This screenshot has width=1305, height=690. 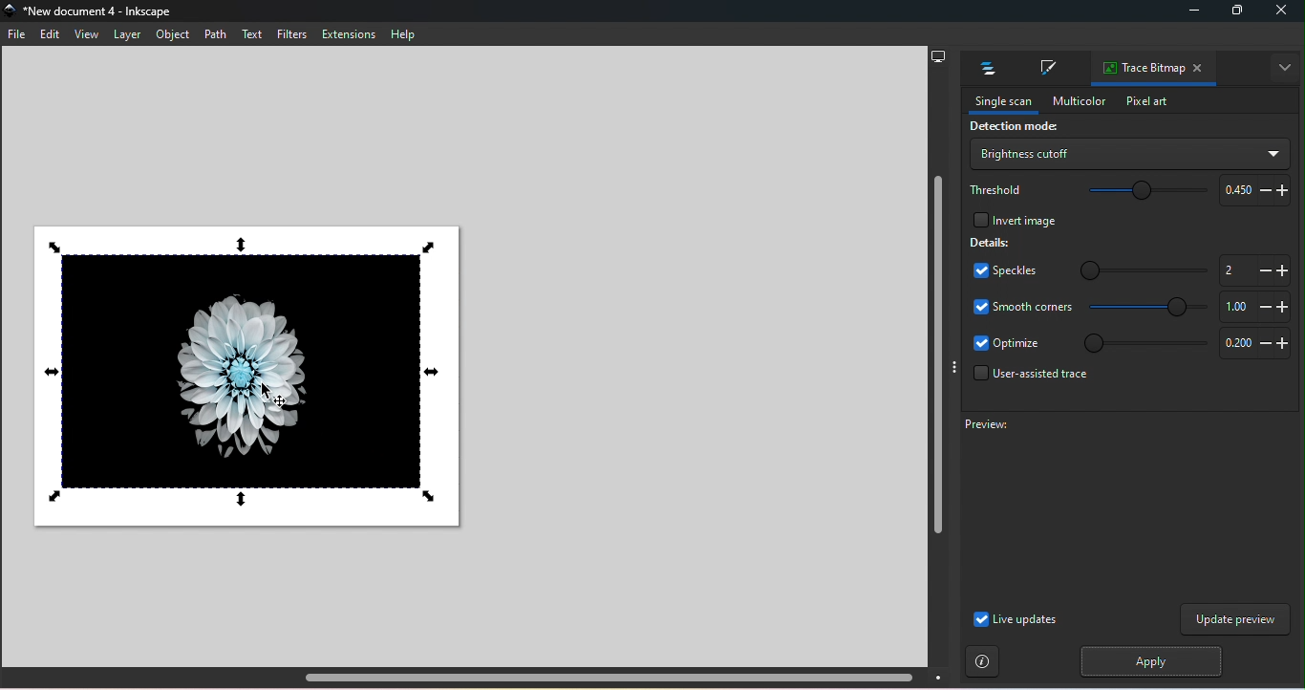 I want to click on Text, so click(x=253, y=34).